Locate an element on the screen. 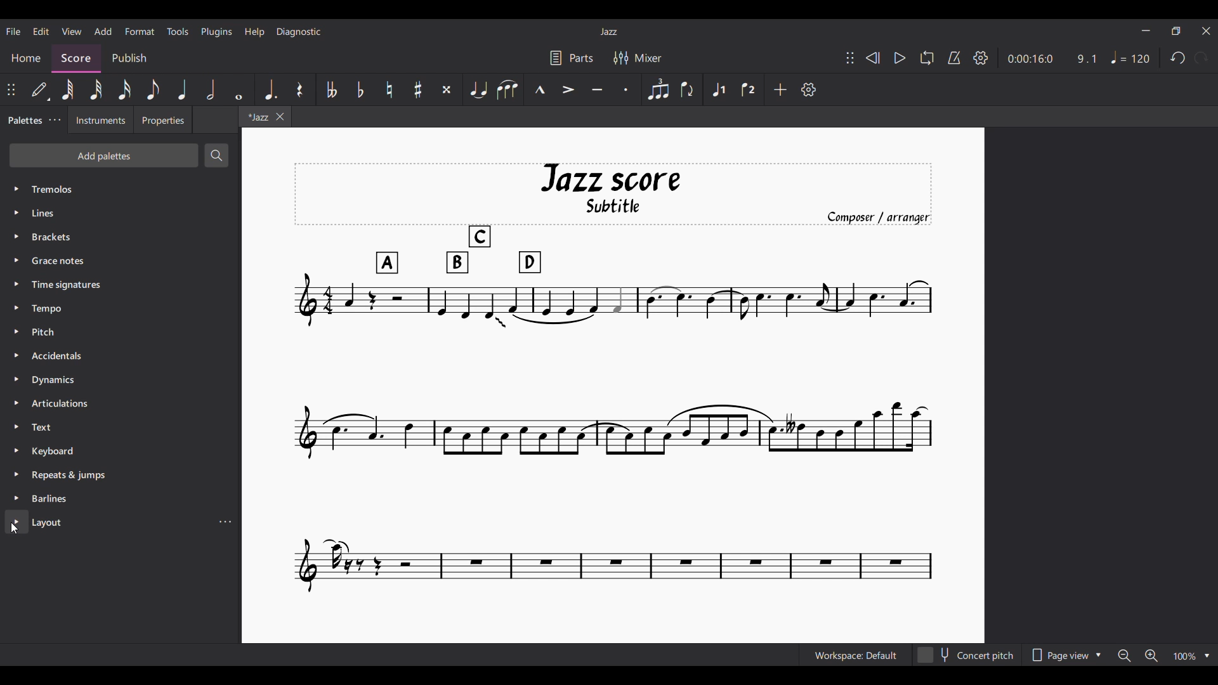 The width and height of the screenshot is (1218, 685). Add is located at coordinates (780, 89).